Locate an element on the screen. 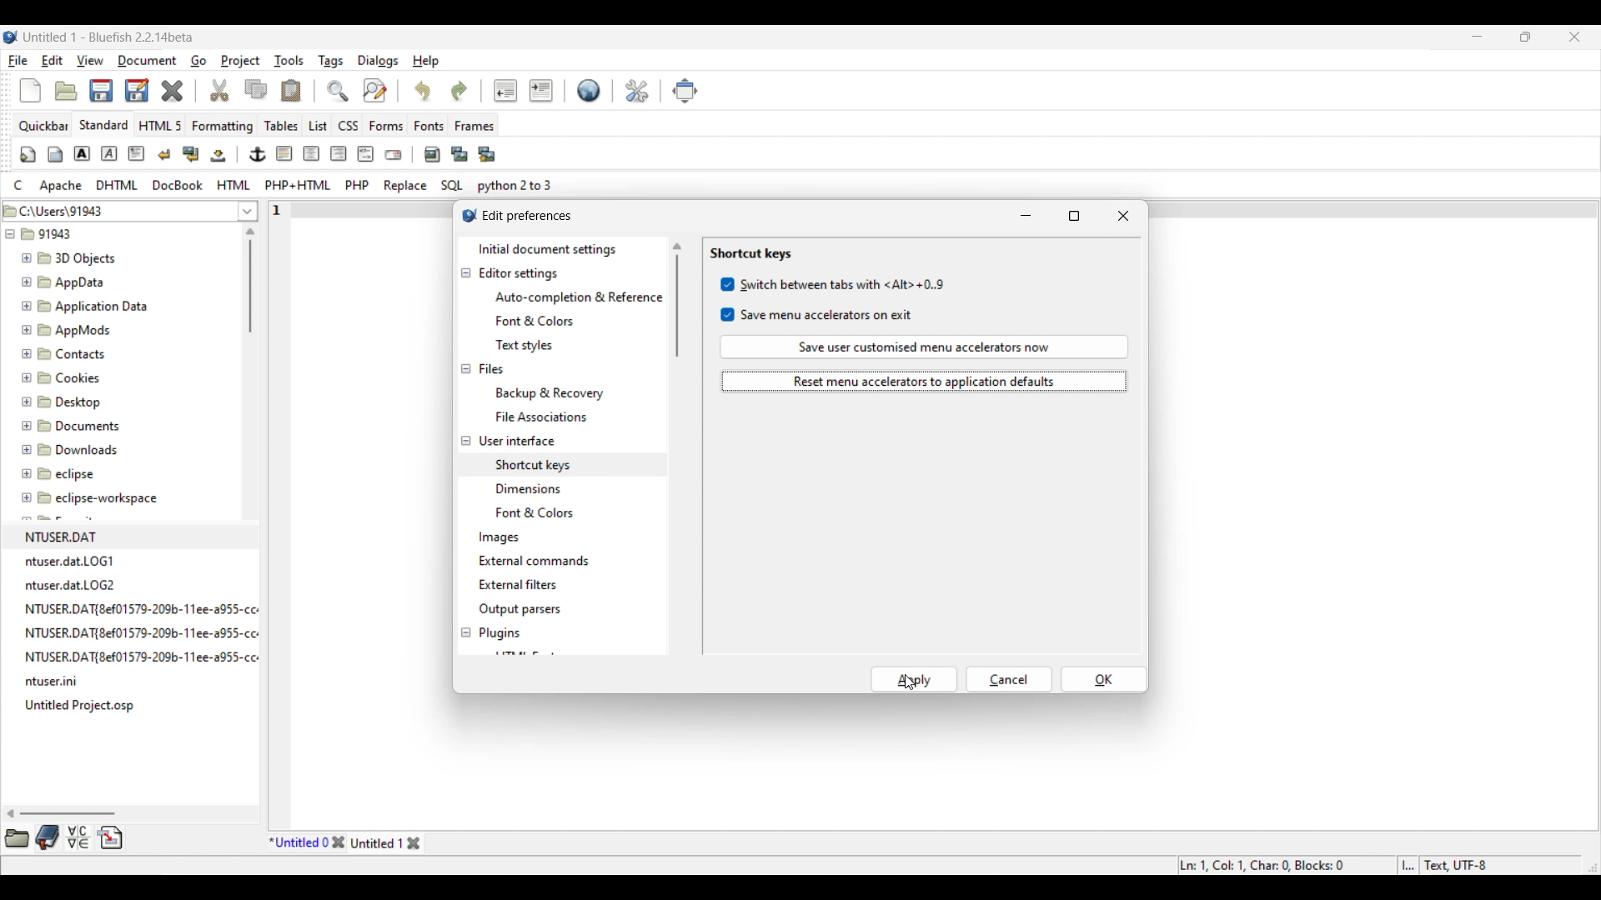 Image resolution: width=1601 pixels, height=900 pixels. Project menu is located at coordinates (240, 61).